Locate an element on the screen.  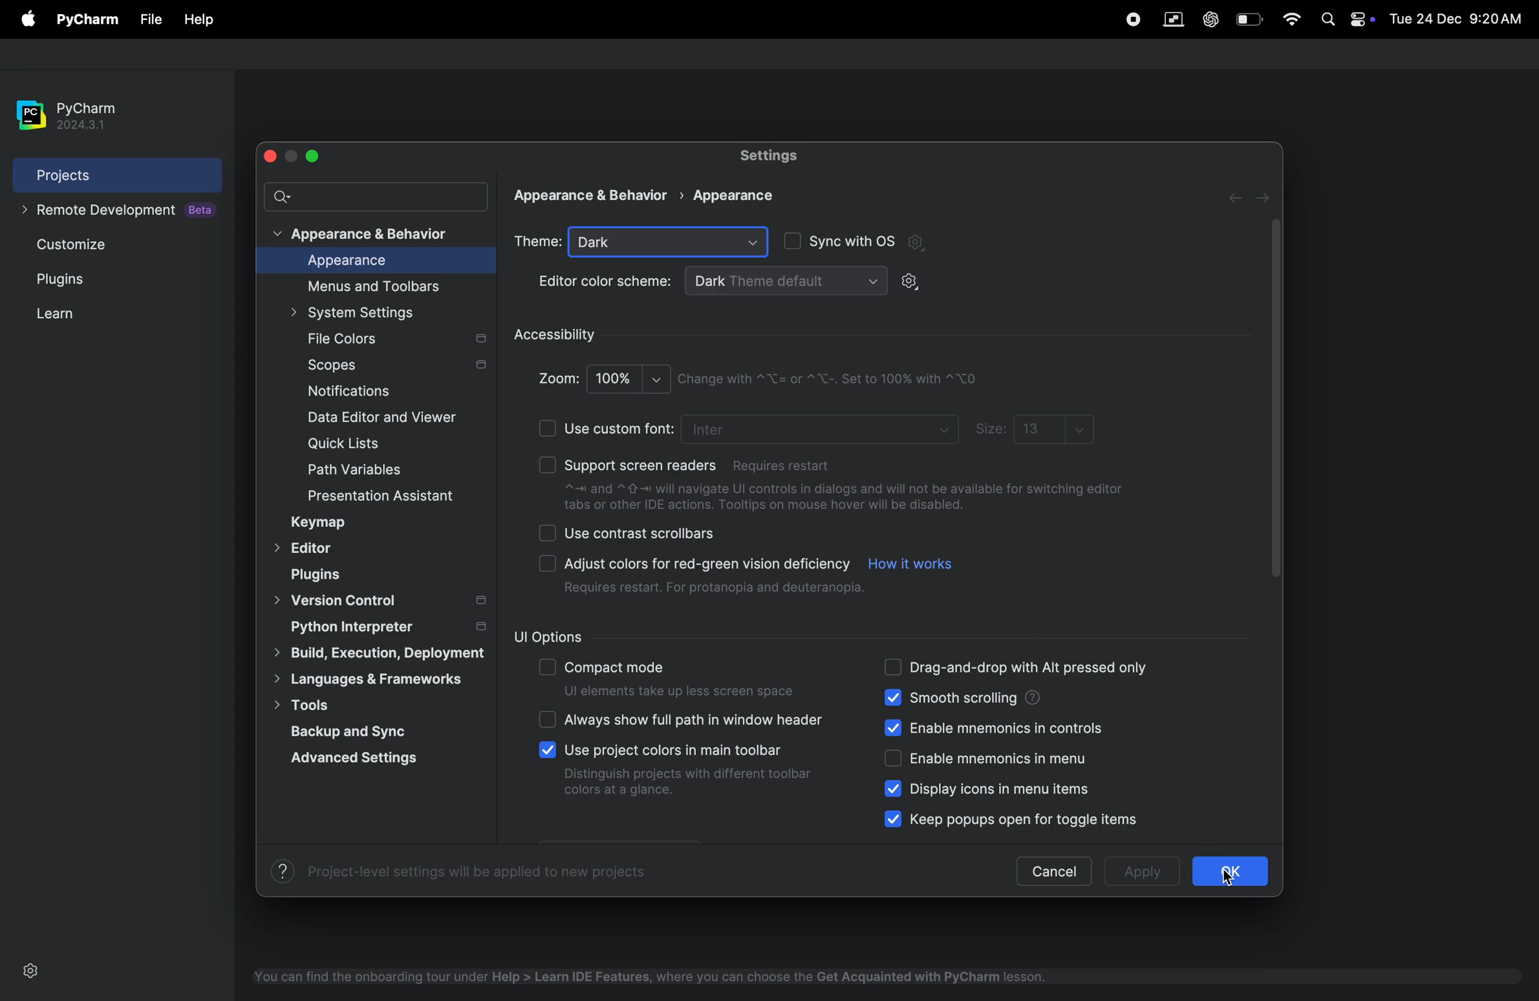
editor color scheme is located at coordinates (605, 283).